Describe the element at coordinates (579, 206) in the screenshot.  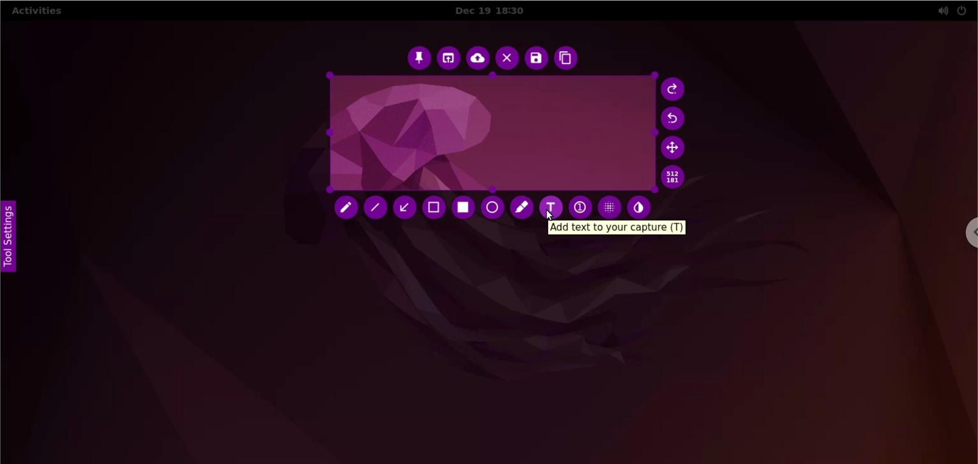
I see `auto increment value` at that location.